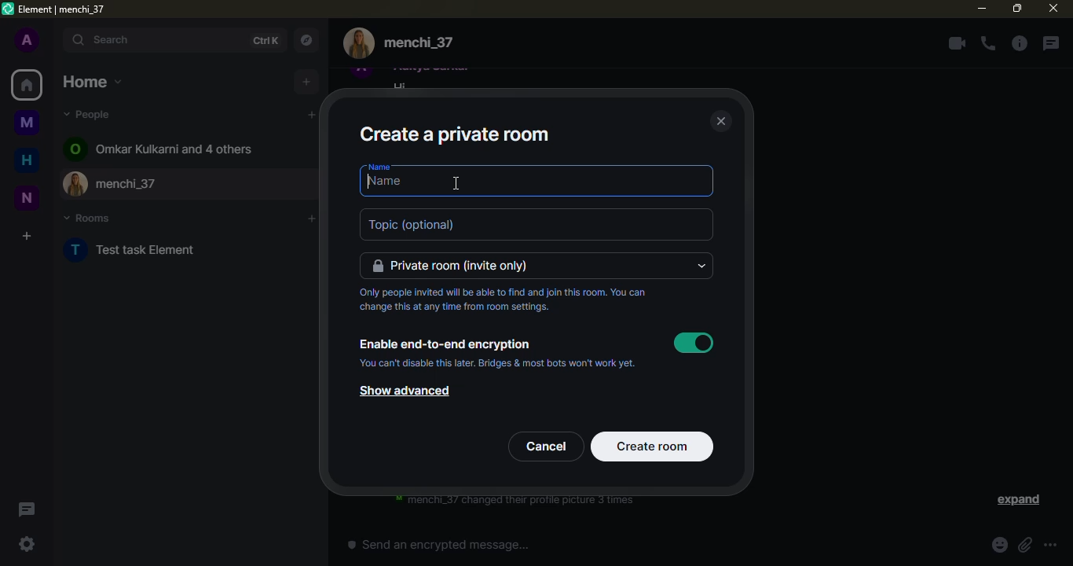 The width and height of the screenshot is (1073, 566). I want to click on Only people invited will be able to find and join this room. You can
change this at any time from room settings., so click(502, 300).